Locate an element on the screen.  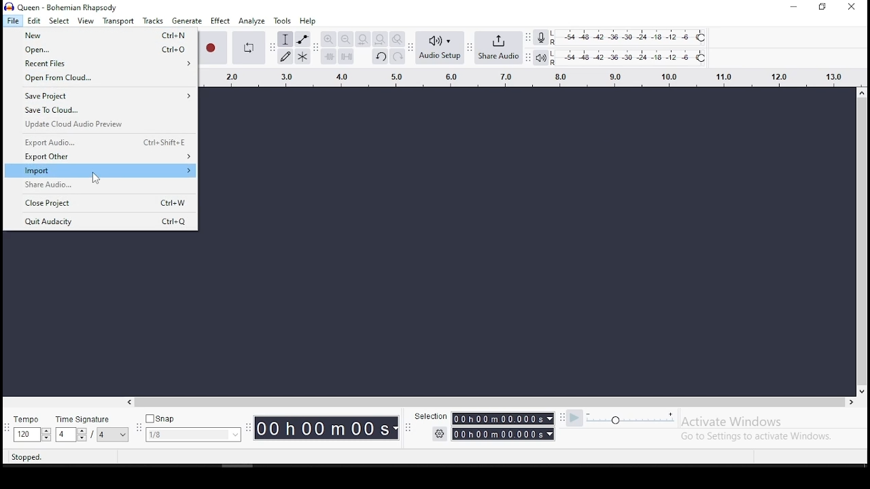
select is located at coordinates (59, 22).